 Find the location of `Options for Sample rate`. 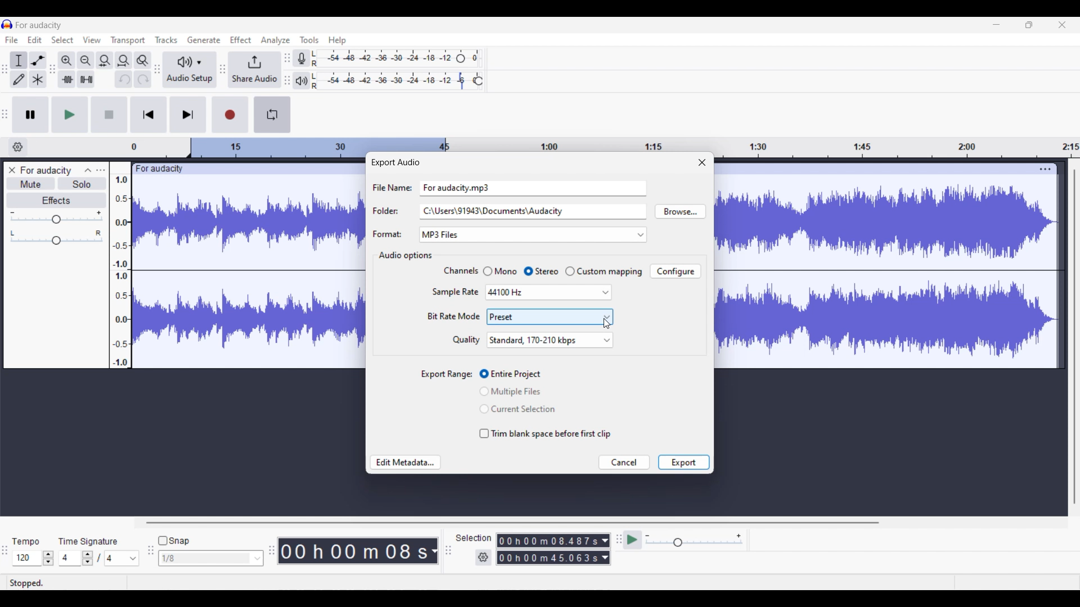

Options for Sample rate is located at coordinates (548, 293).